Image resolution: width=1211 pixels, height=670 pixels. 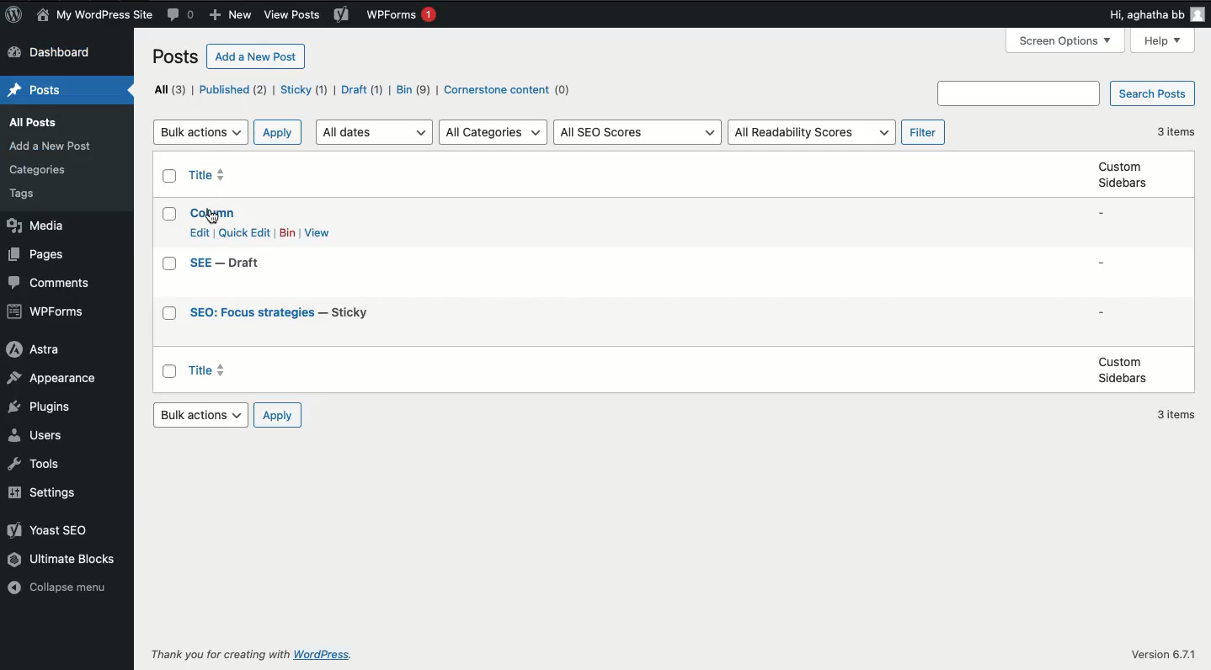 I want to click on Comments, so click(x=49, y=283).